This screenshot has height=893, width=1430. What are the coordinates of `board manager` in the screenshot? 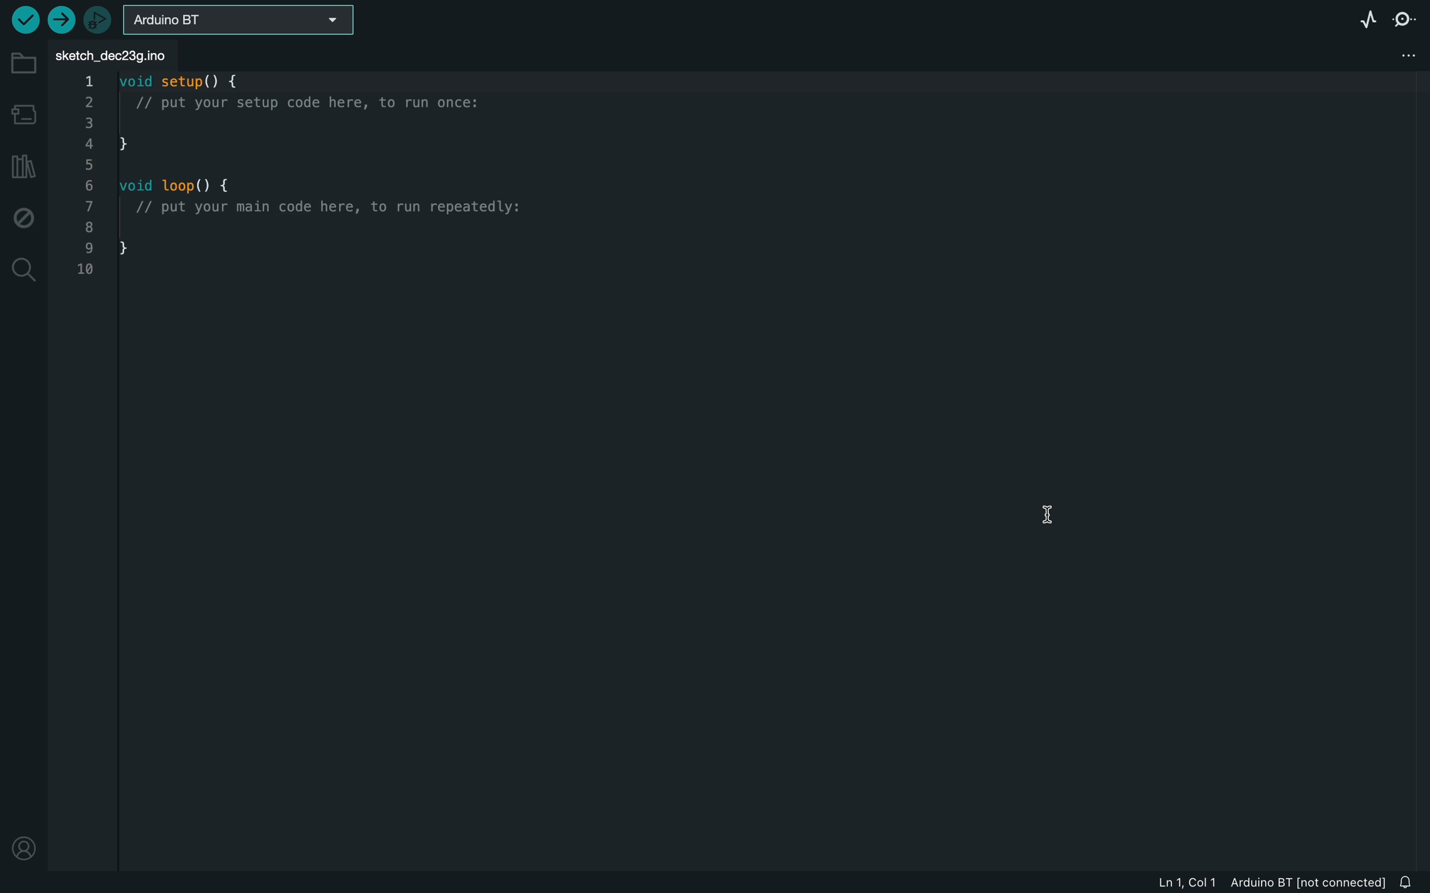 It's located at (25, 117).